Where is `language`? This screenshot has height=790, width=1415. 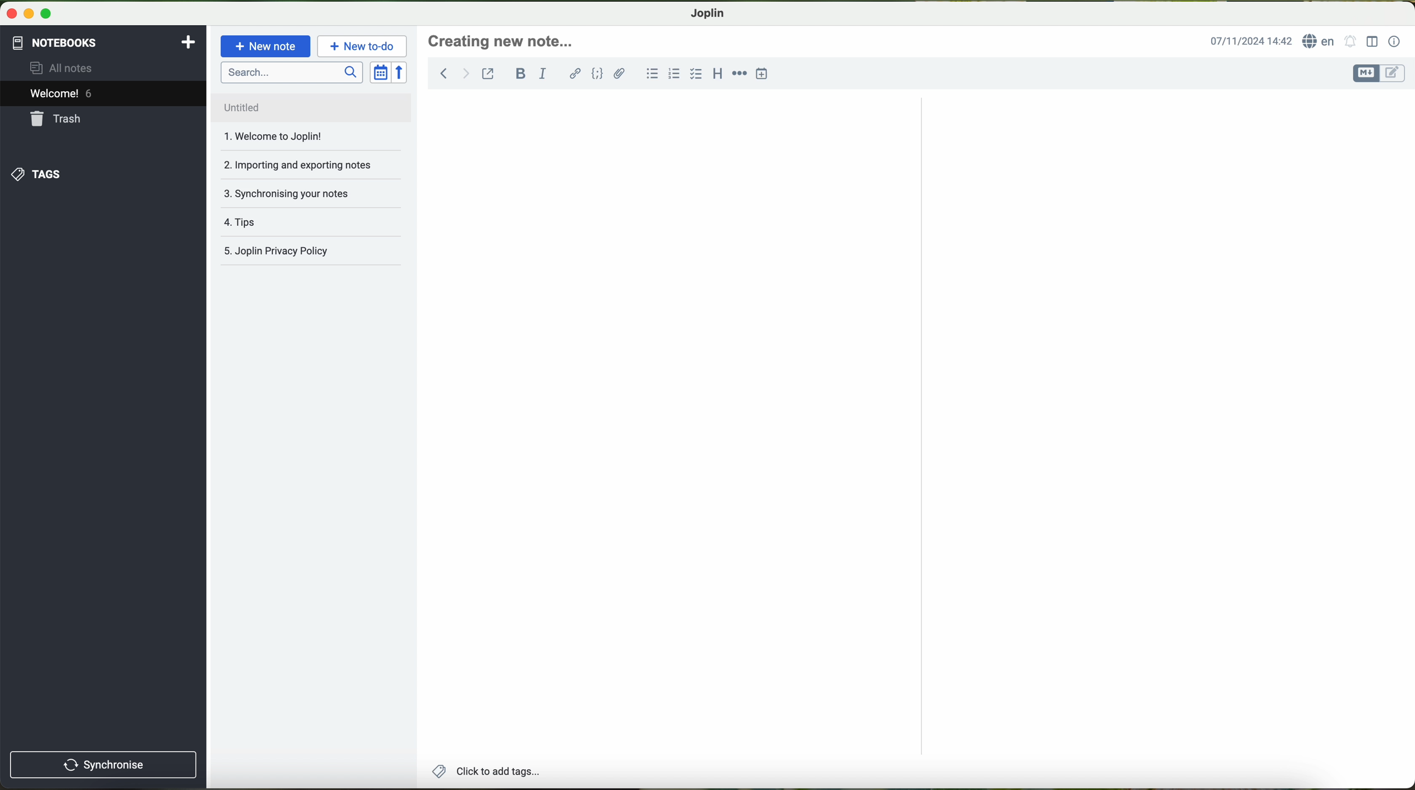 language is located at coordinates (1321, 41).